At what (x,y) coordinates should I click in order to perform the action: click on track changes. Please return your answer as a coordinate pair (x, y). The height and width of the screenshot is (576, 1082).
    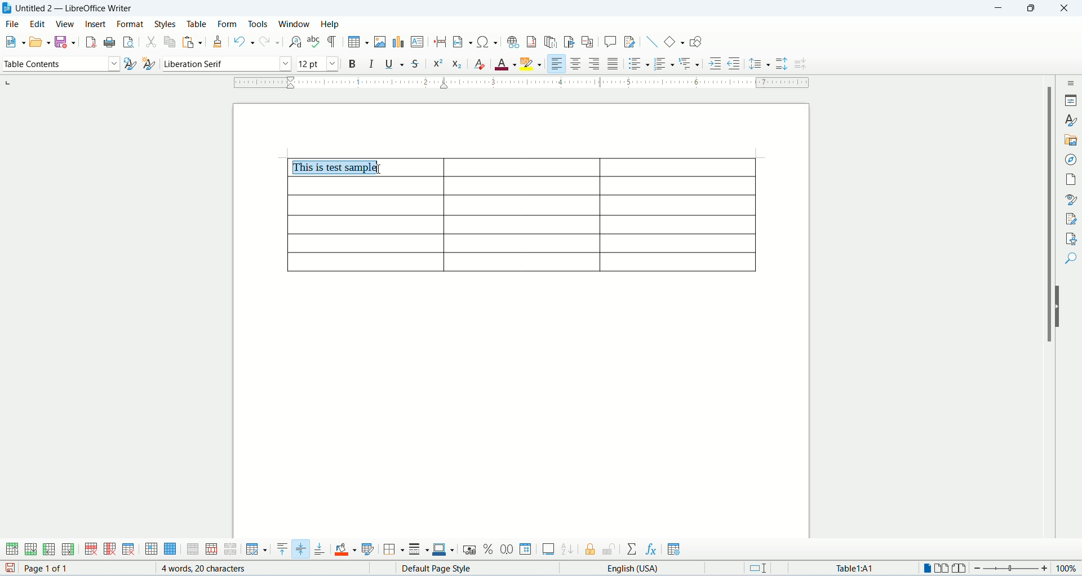
    Looking at the image, I should click on (629, 42).